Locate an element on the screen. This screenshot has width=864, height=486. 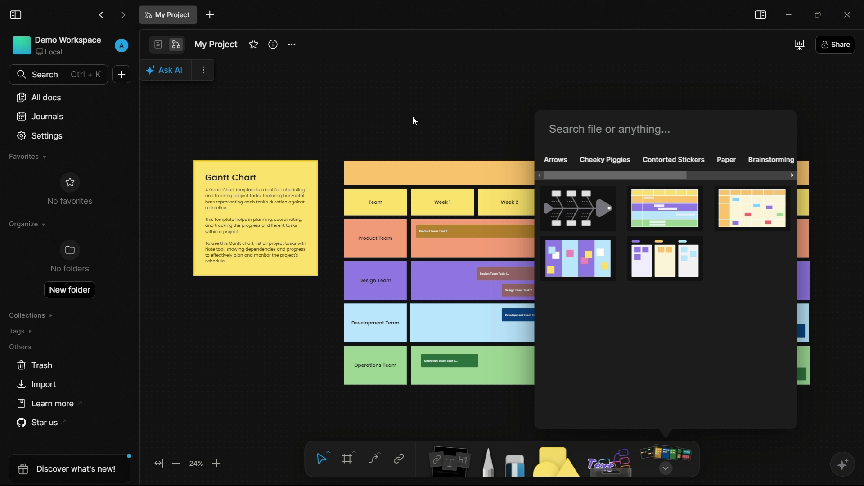
Paper is located at coordinates (727, 160).